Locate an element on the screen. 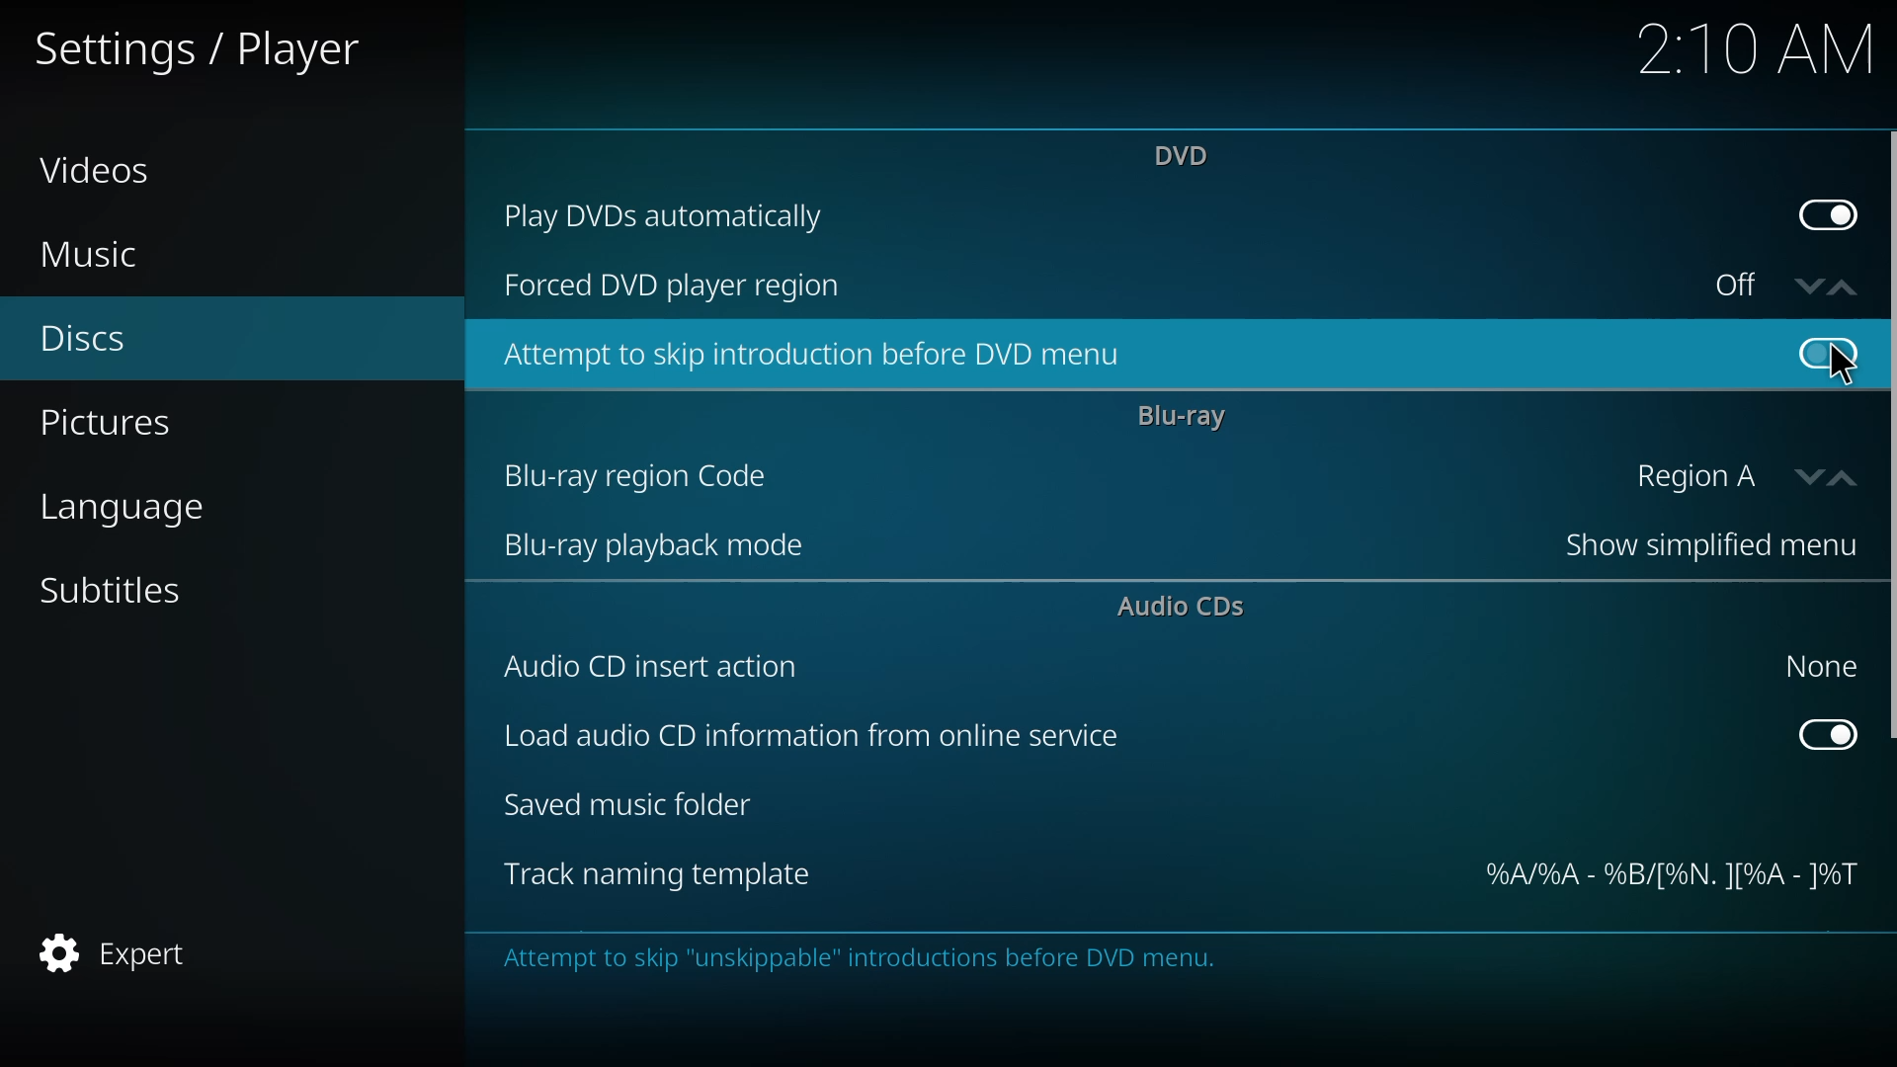 This screenshot has height=1067, width=1897. show simplified menu is located at coordinates (1698, 542).